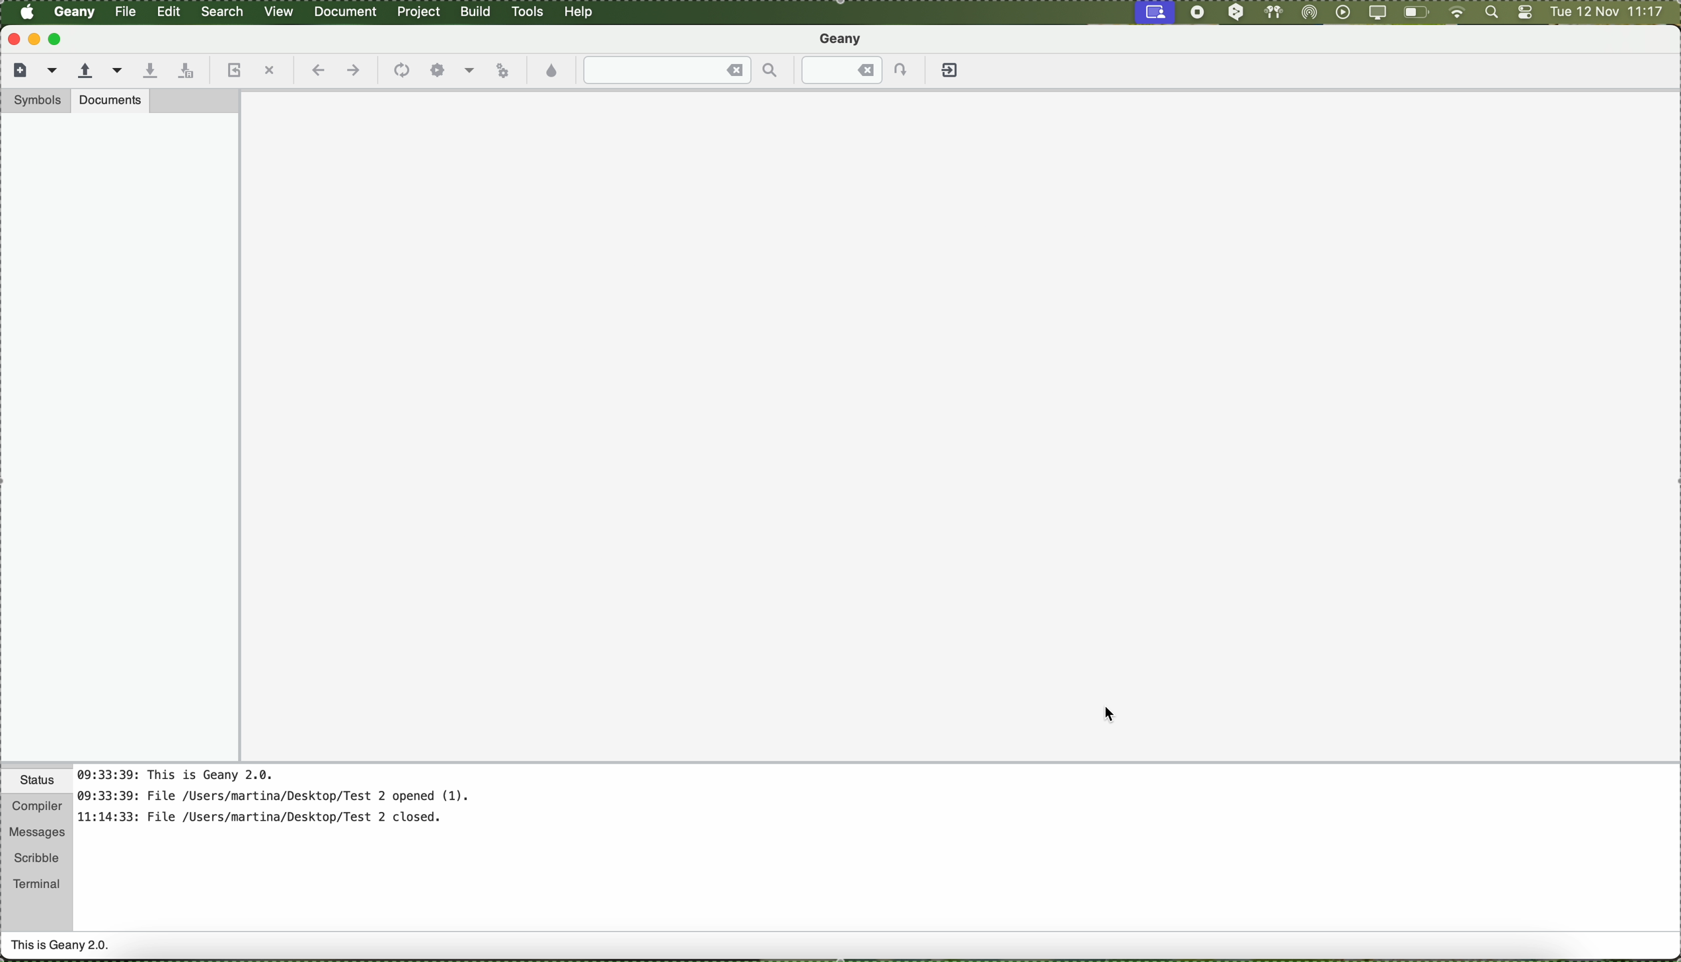 The image size is (1681, 962). What do you see at coordinates (1237, 13) in the screenshot?
I see `DeepL` at bounding box center [1237, 13].